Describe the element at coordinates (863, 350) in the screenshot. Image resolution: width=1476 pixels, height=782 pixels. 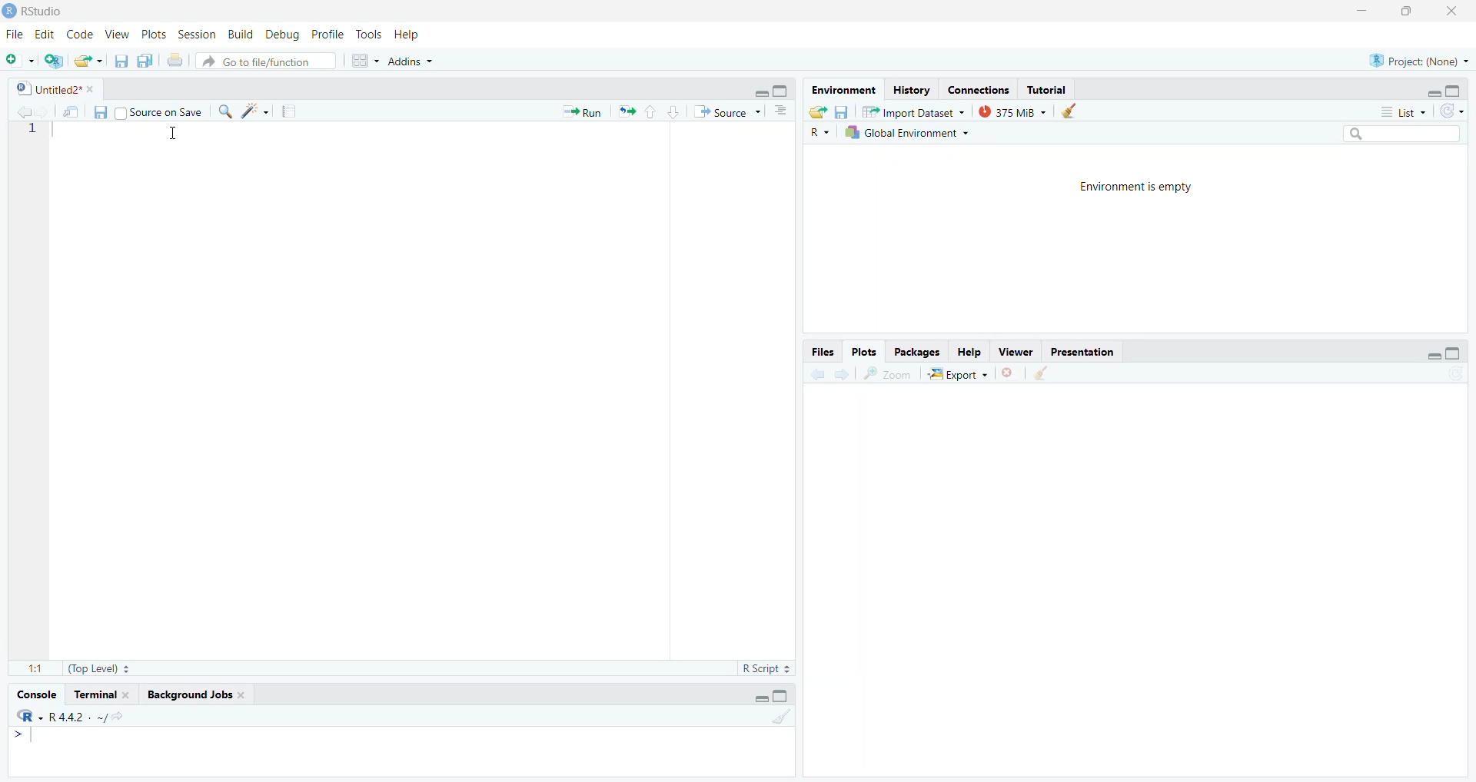
I see `Plots` at that location.